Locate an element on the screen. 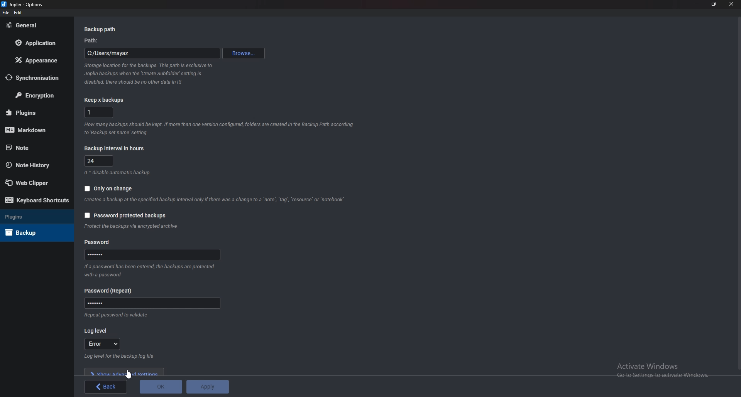 Image resolution: width=741 pixels, height=397 pixels. Plugins is located at coordinates (30, 216).